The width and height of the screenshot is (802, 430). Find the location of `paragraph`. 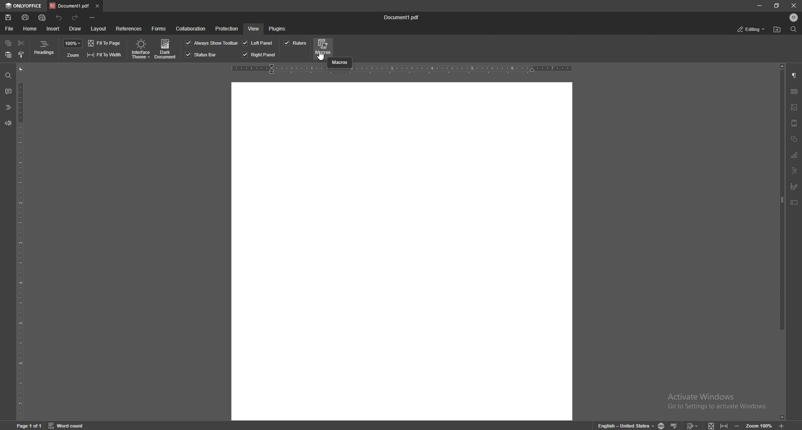

paragraph is located at coordinates (794, 76).